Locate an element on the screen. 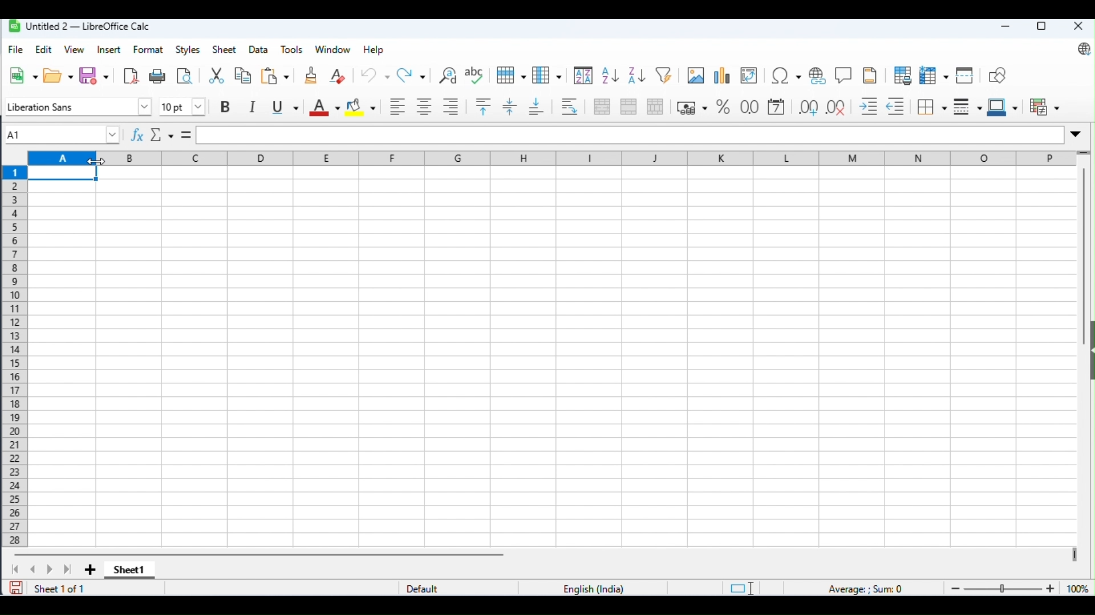  format as percent is located at coordinates (723, 106).